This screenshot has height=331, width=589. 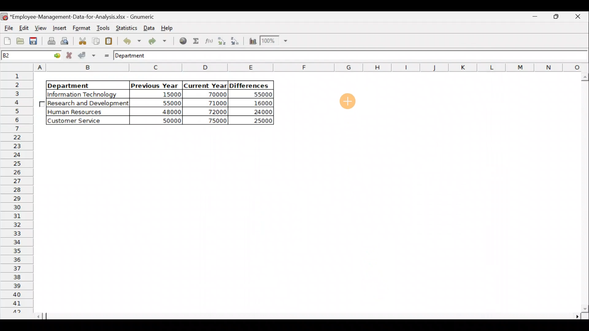 I want to click on Open a file, so click(x=20, y=42).